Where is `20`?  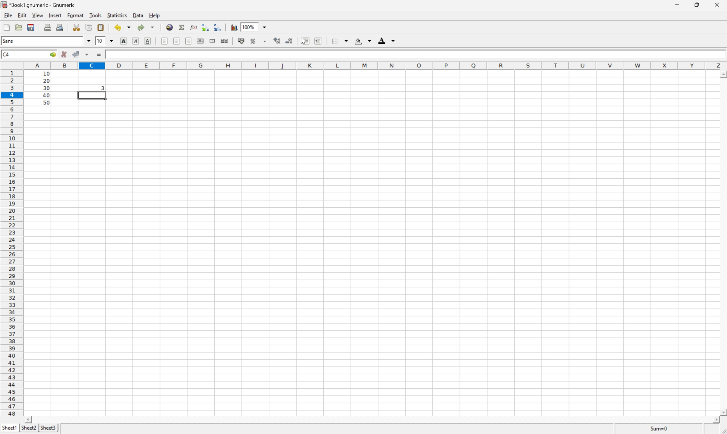
20 is located at coordinates (47, 81).